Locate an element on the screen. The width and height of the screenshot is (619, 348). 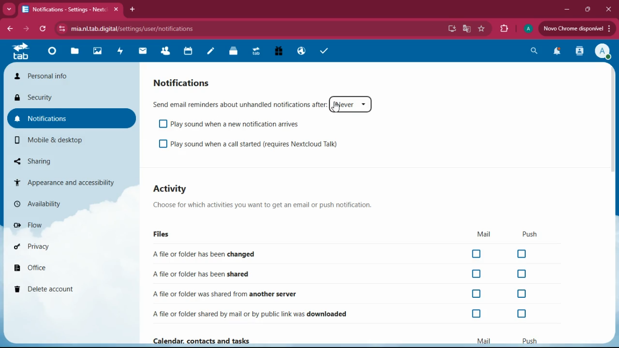
off is located at coordinates (522, 273).